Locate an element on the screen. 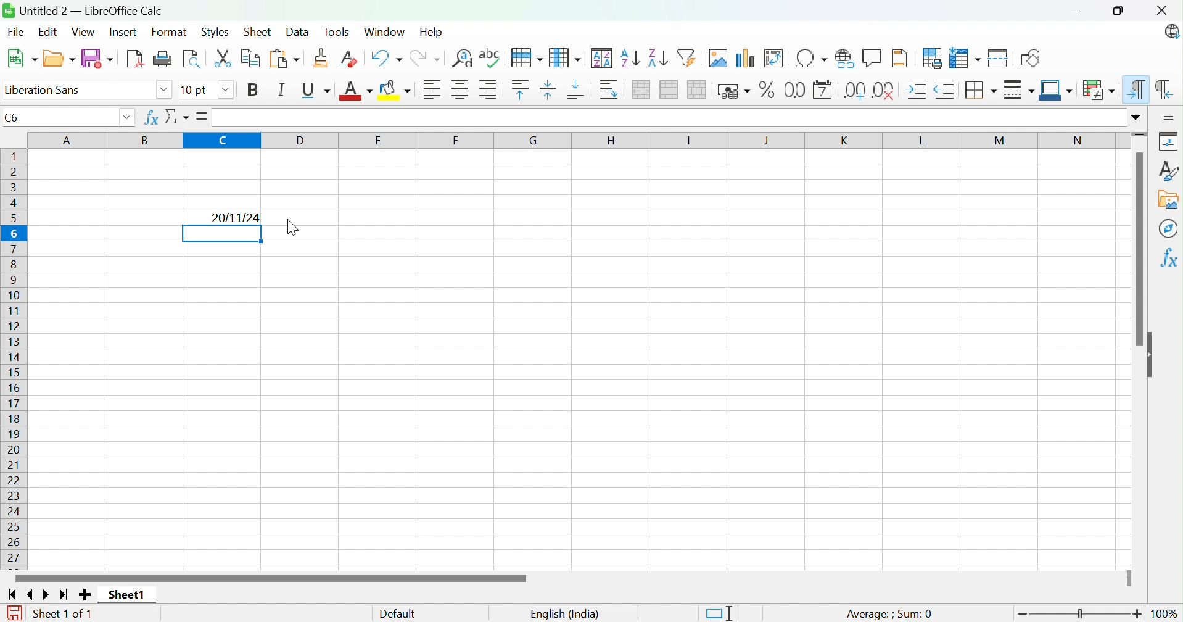  Font name is located at coordinates (196, 91).